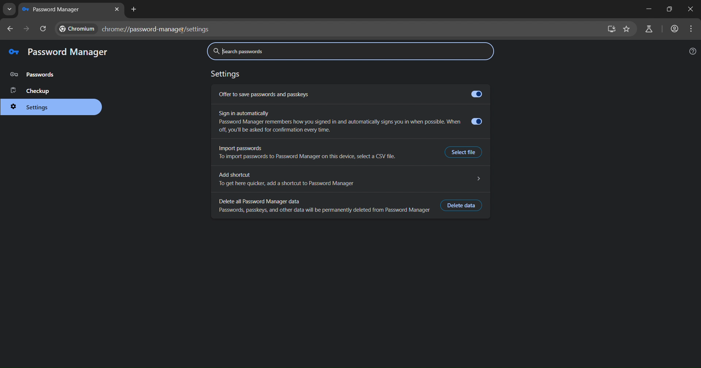 Image resolution: width=701 pixels, height=368 pixels. What do you see at coordinates (693, 51) in the screenshot?
I see `help` at bounding box center [693, 51].